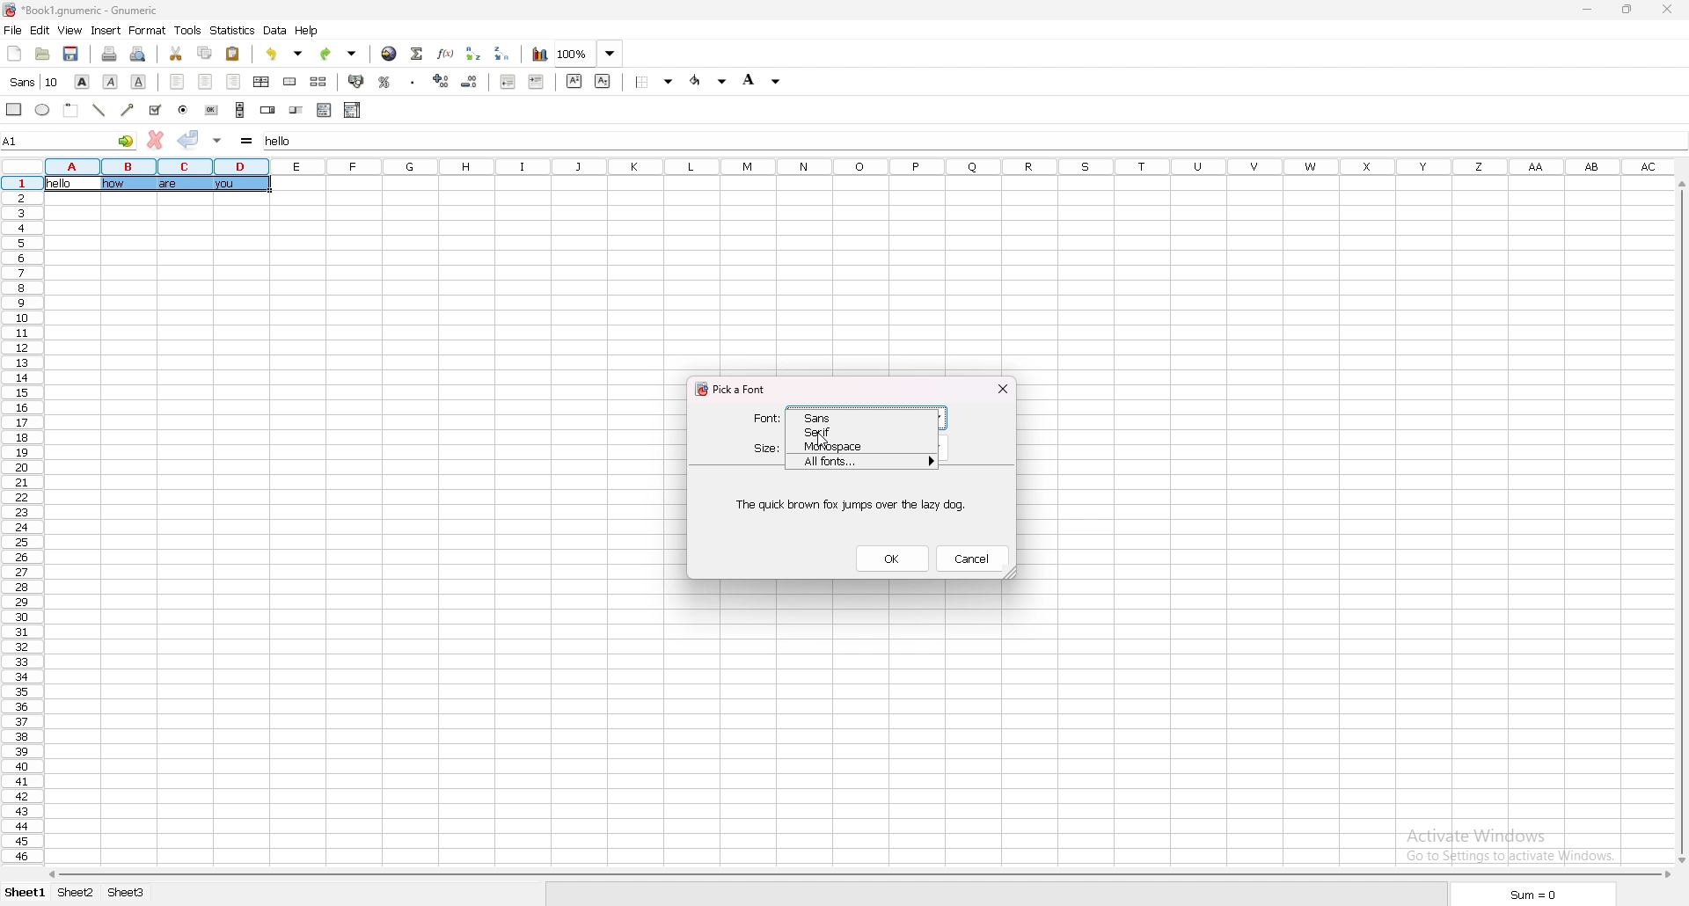 The image size is (1689, 906). Describe the element at coordinates (156, 165) in the screenshot. I see `selected cell column` at that location.